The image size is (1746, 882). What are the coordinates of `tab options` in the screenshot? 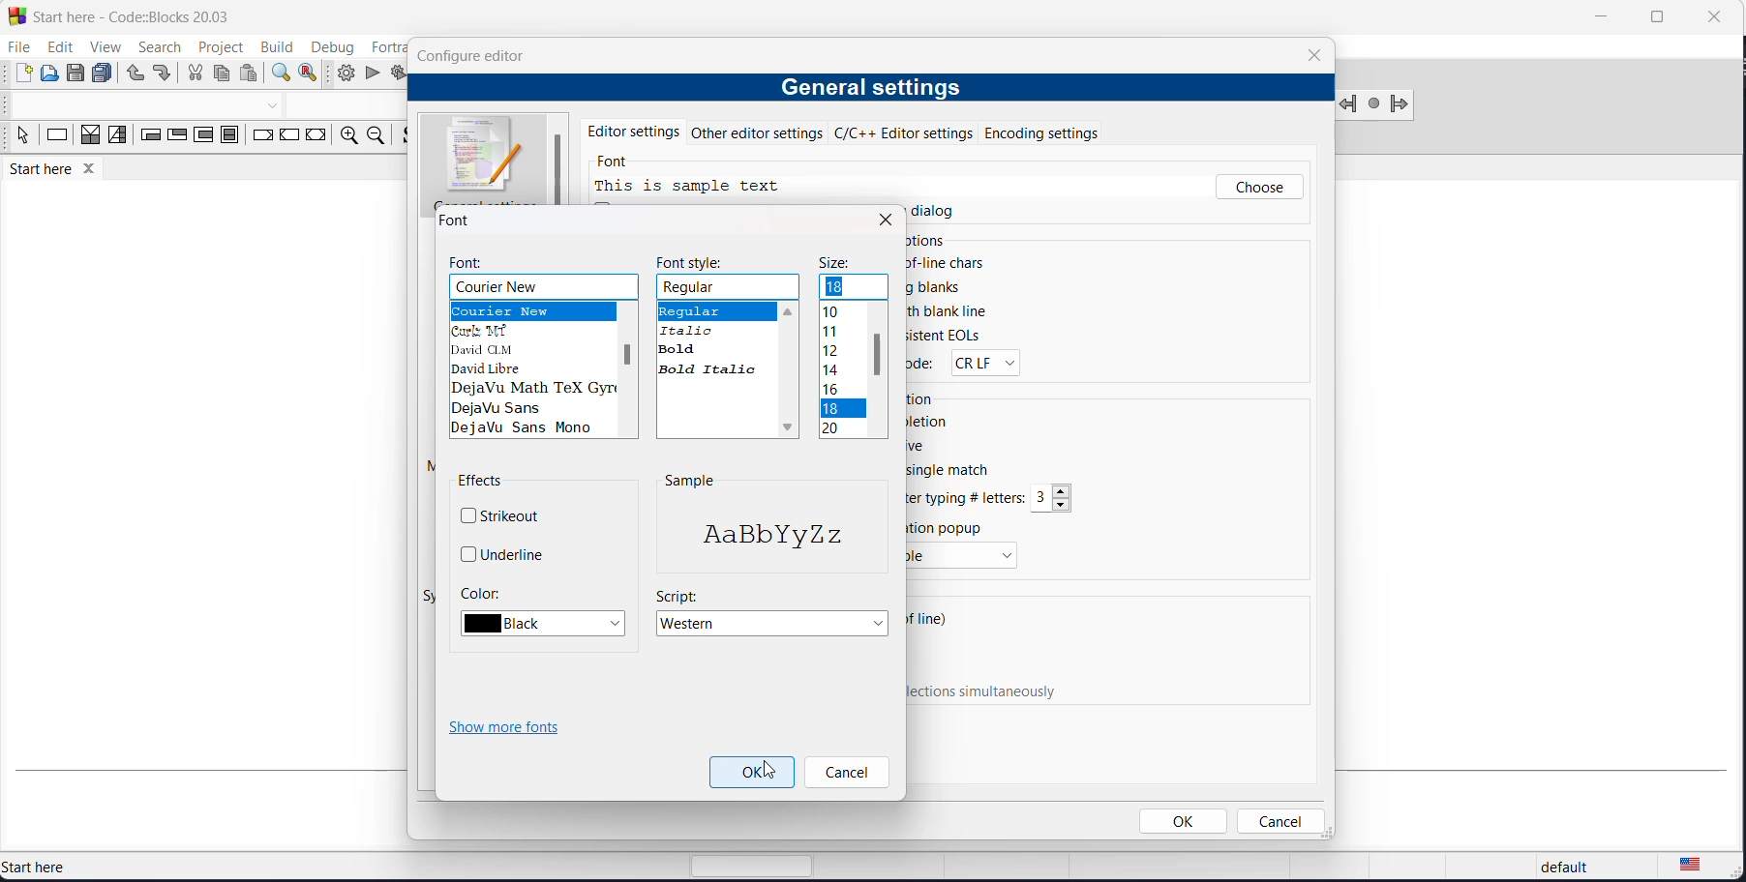 It's located at (647, 241).